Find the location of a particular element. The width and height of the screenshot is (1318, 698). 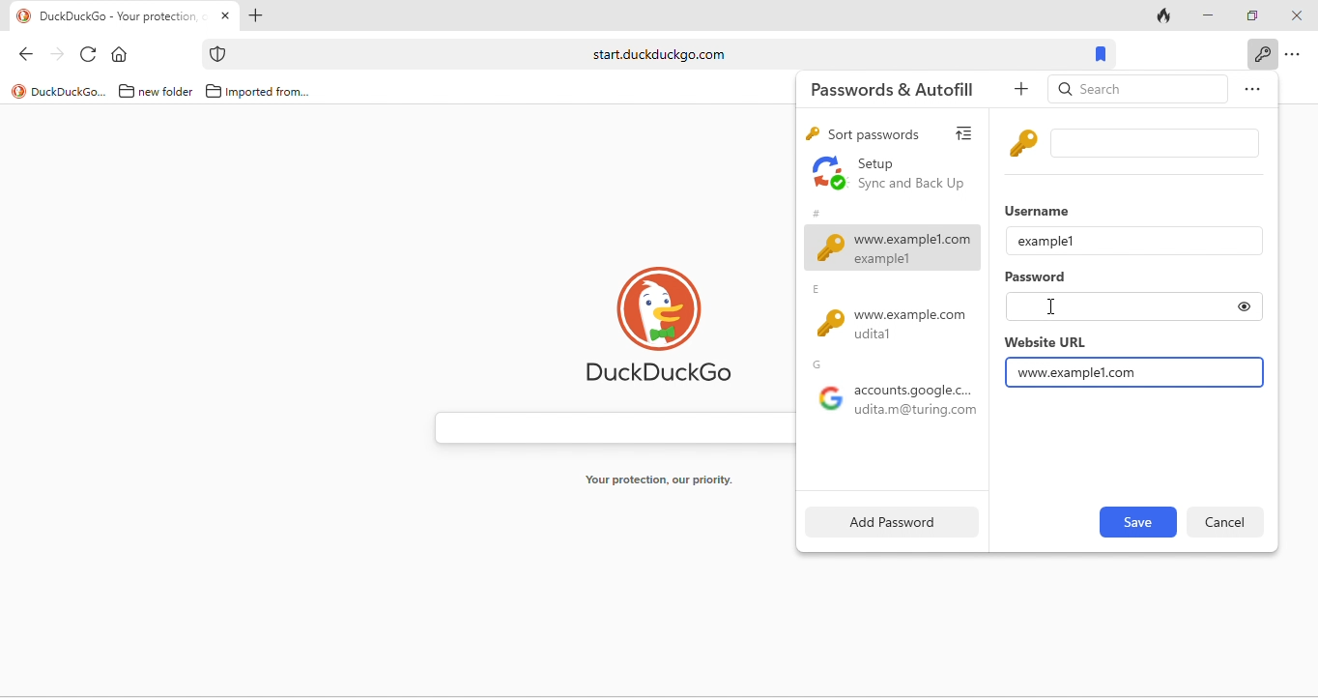

forward is located at coordinates (54, 52).